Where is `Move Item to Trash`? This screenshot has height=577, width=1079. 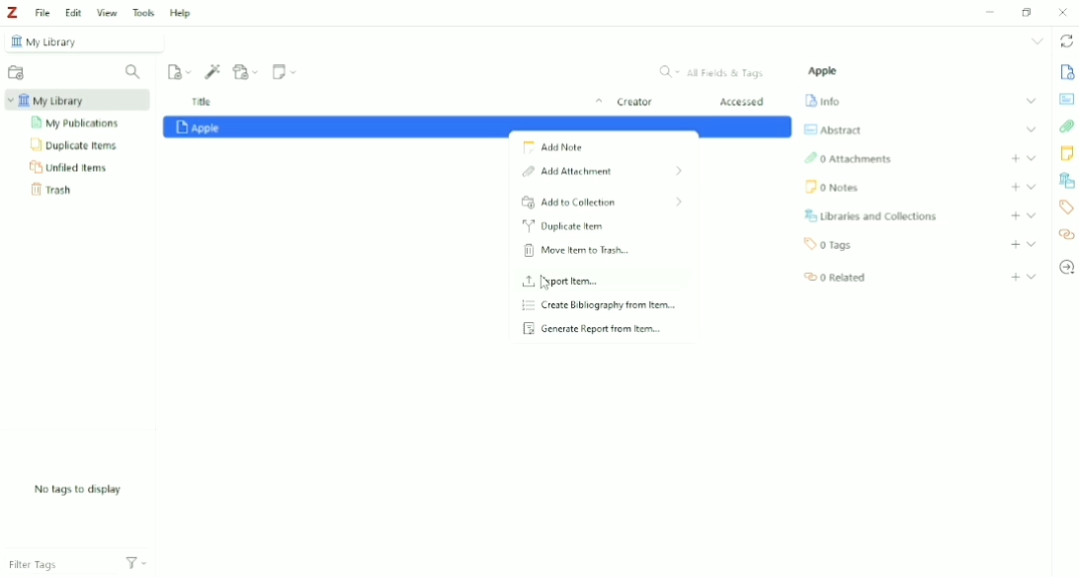 Move Item to Trash is located at coordinates (577, 251).